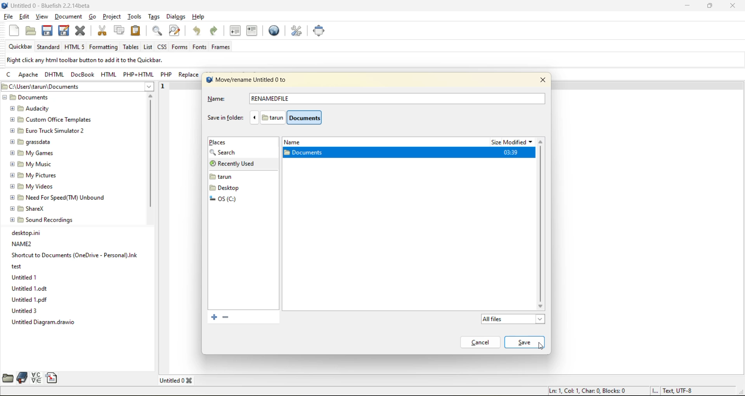 This screenshot has height=396, width=745. Describe the element at coordinates (180, 47) in the screenshot. I see `forms` at that location.